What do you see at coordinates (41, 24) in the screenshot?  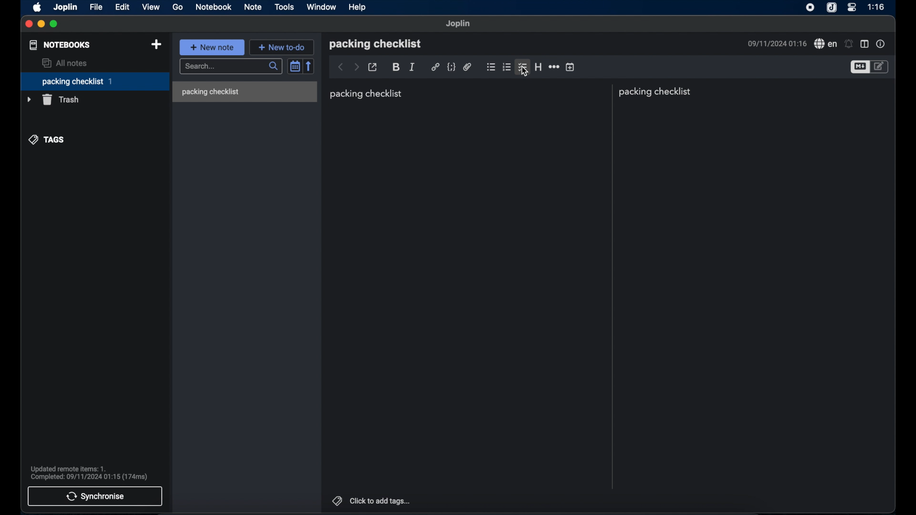 I see `minimize` at bounding box center [41, 24].